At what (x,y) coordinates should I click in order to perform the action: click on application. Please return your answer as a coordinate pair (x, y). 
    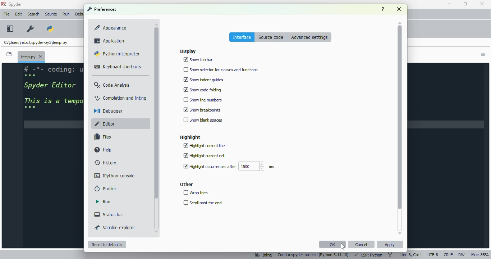
    Looking at the image, I should click on (110, 41).